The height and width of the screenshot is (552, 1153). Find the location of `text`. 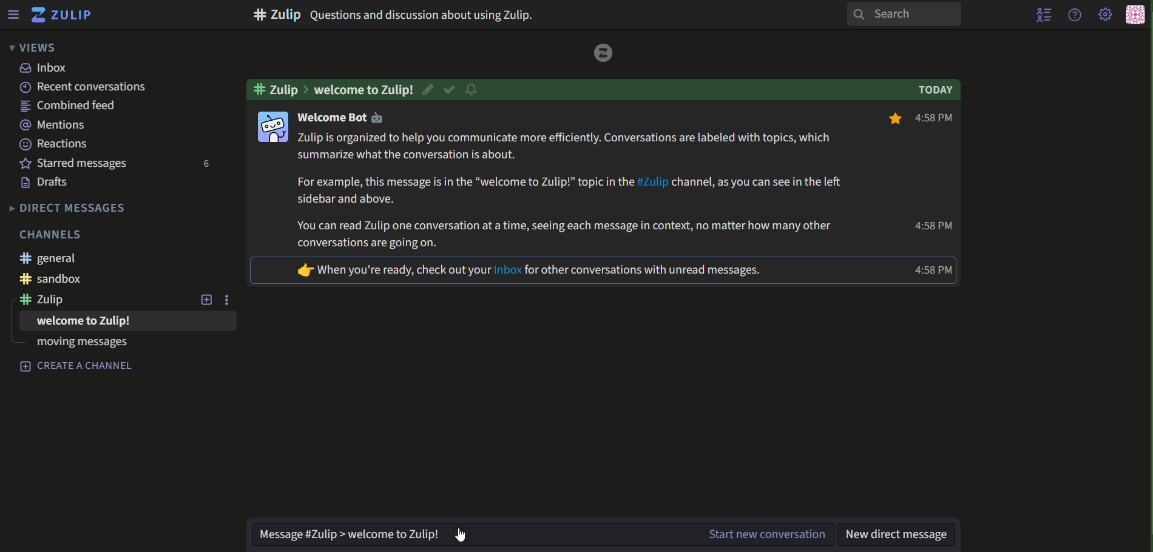

text is located at coordinates (75, 163).